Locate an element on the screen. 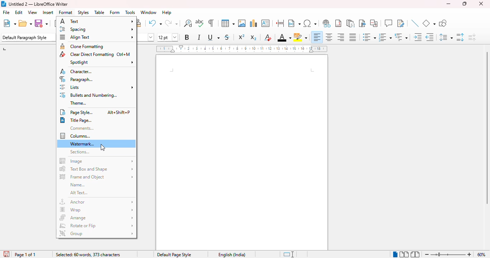 The height and width of the screenshot is (258, 490). single-page view is located at coordinates (395, 254).